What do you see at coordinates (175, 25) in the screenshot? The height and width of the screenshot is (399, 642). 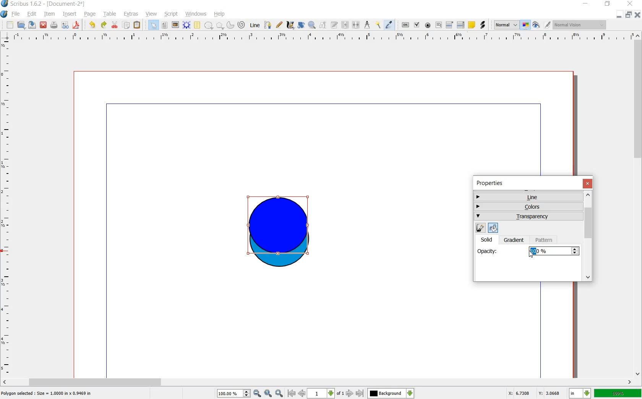 I see `image frame` at bounding box center [175, 25].